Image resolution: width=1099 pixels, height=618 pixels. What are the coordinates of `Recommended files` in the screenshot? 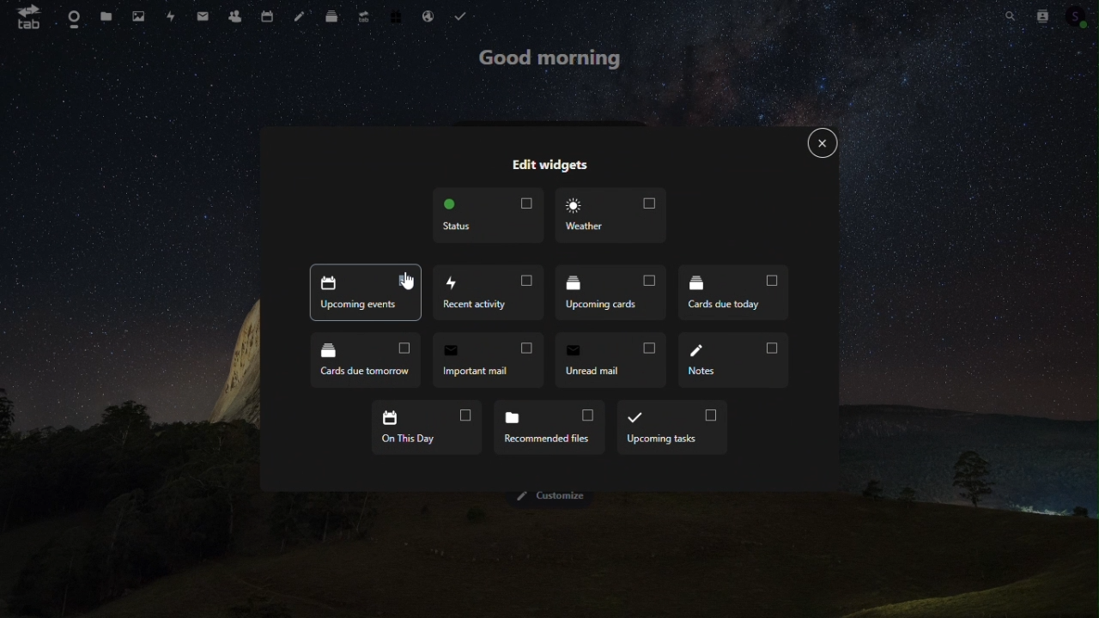 It's located at (549, 424).